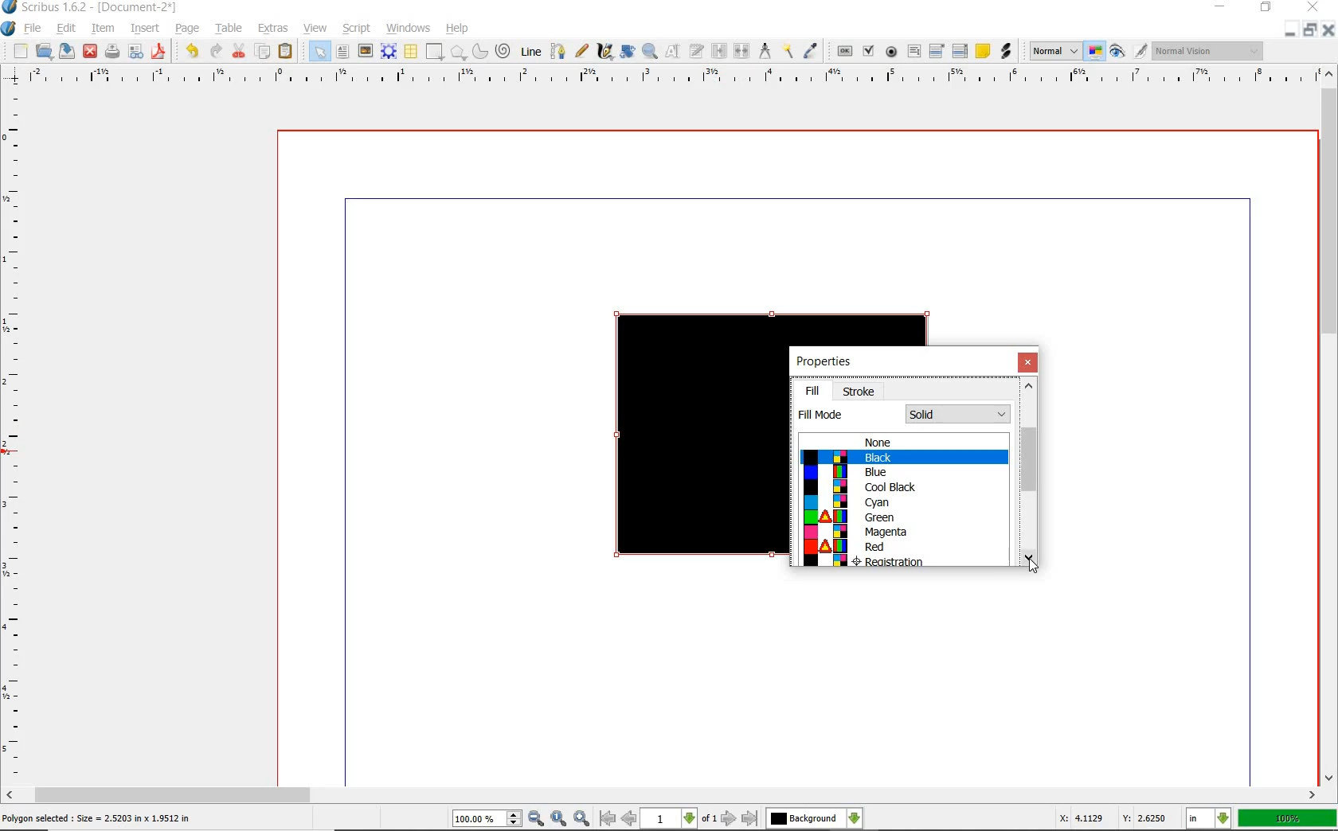 This screenshot has width=1338, height=831. I want to click on paste, so click(286, 53).